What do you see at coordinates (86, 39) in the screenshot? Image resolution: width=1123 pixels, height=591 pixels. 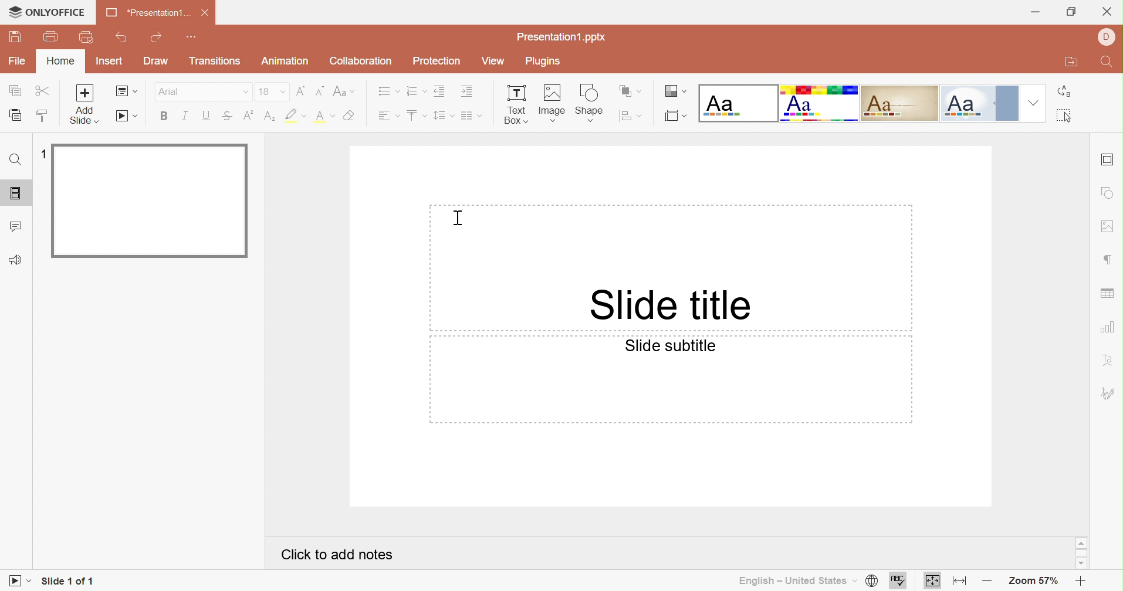 I see `Quick Print` at bounding box center [86, 39].